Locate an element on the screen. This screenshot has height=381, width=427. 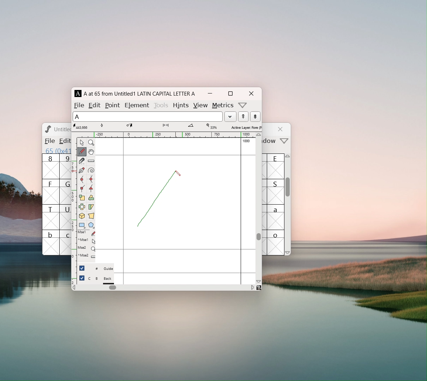
baseline is located at coordinates (176, 249).